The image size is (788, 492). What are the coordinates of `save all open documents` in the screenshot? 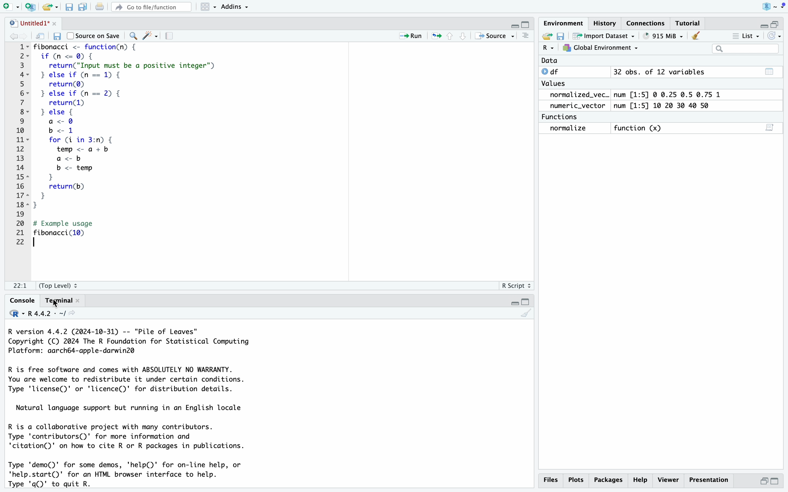 It's located at (83, 6).